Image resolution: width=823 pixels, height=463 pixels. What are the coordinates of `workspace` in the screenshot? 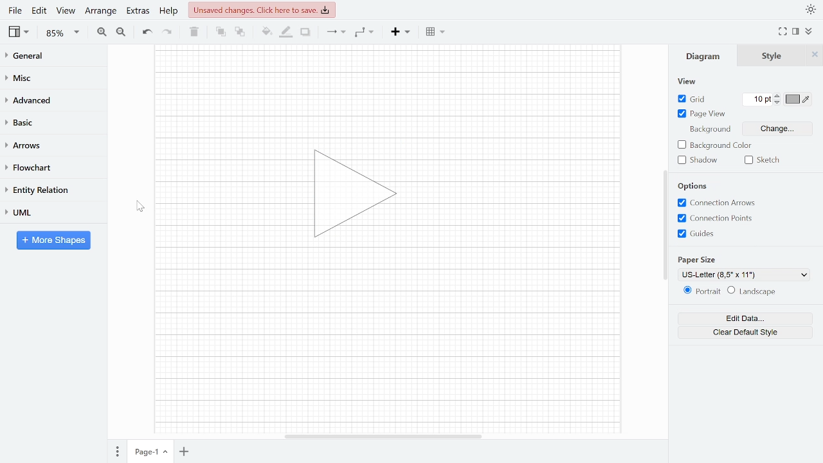 It's located at (527, 194).